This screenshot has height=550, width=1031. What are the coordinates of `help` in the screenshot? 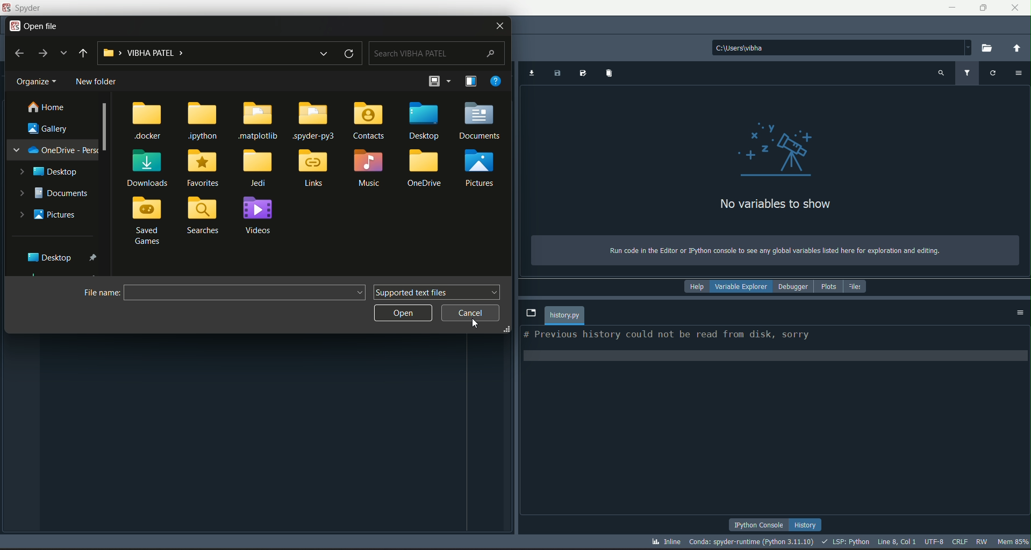 It's located at (695, 287).